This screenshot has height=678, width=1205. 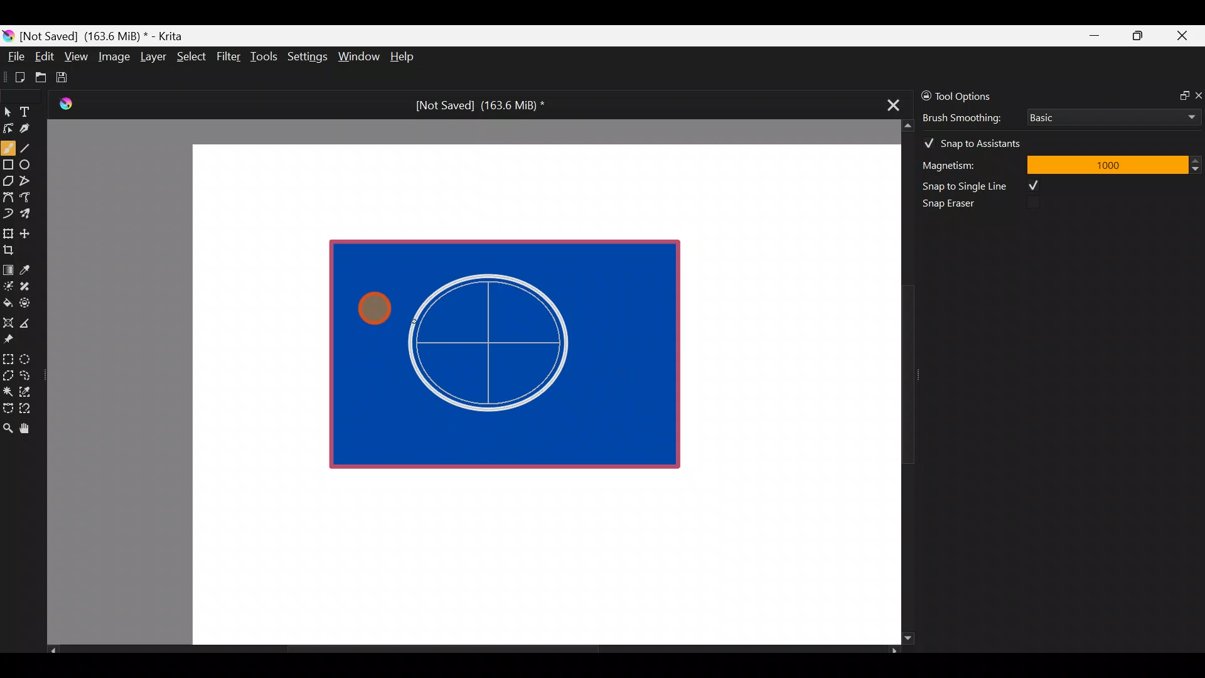 I want to click on Elliptical selection tool, so click(x=29, y=357).